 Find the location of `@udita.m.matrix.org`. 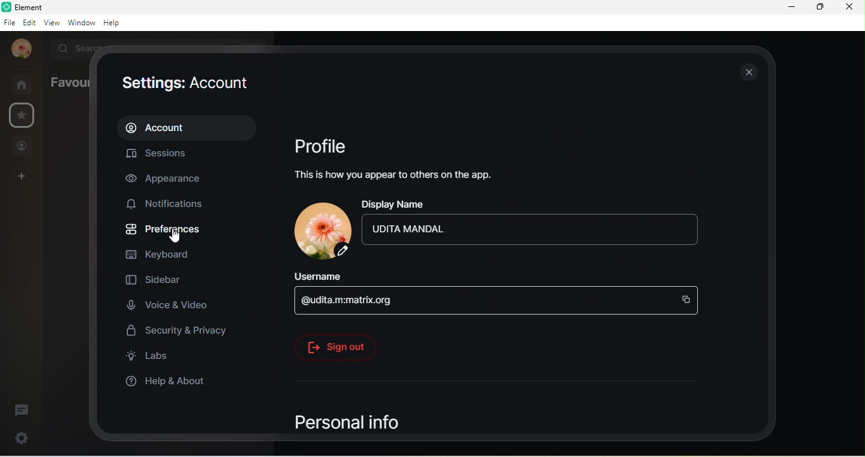

@udita.m.matrix.org is located at coordinates (499, 303).